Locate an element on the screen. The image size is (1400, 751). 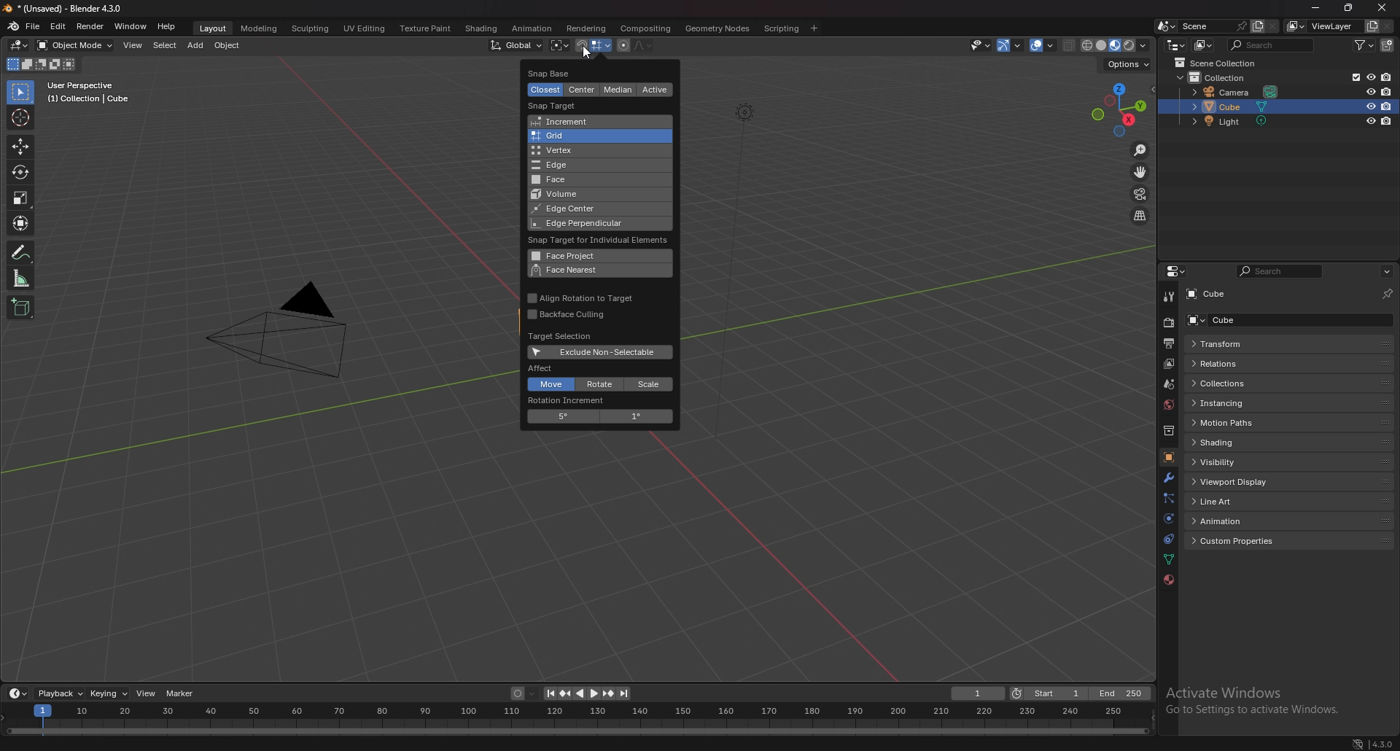
rotation increment is located at coordinates (579, 401).